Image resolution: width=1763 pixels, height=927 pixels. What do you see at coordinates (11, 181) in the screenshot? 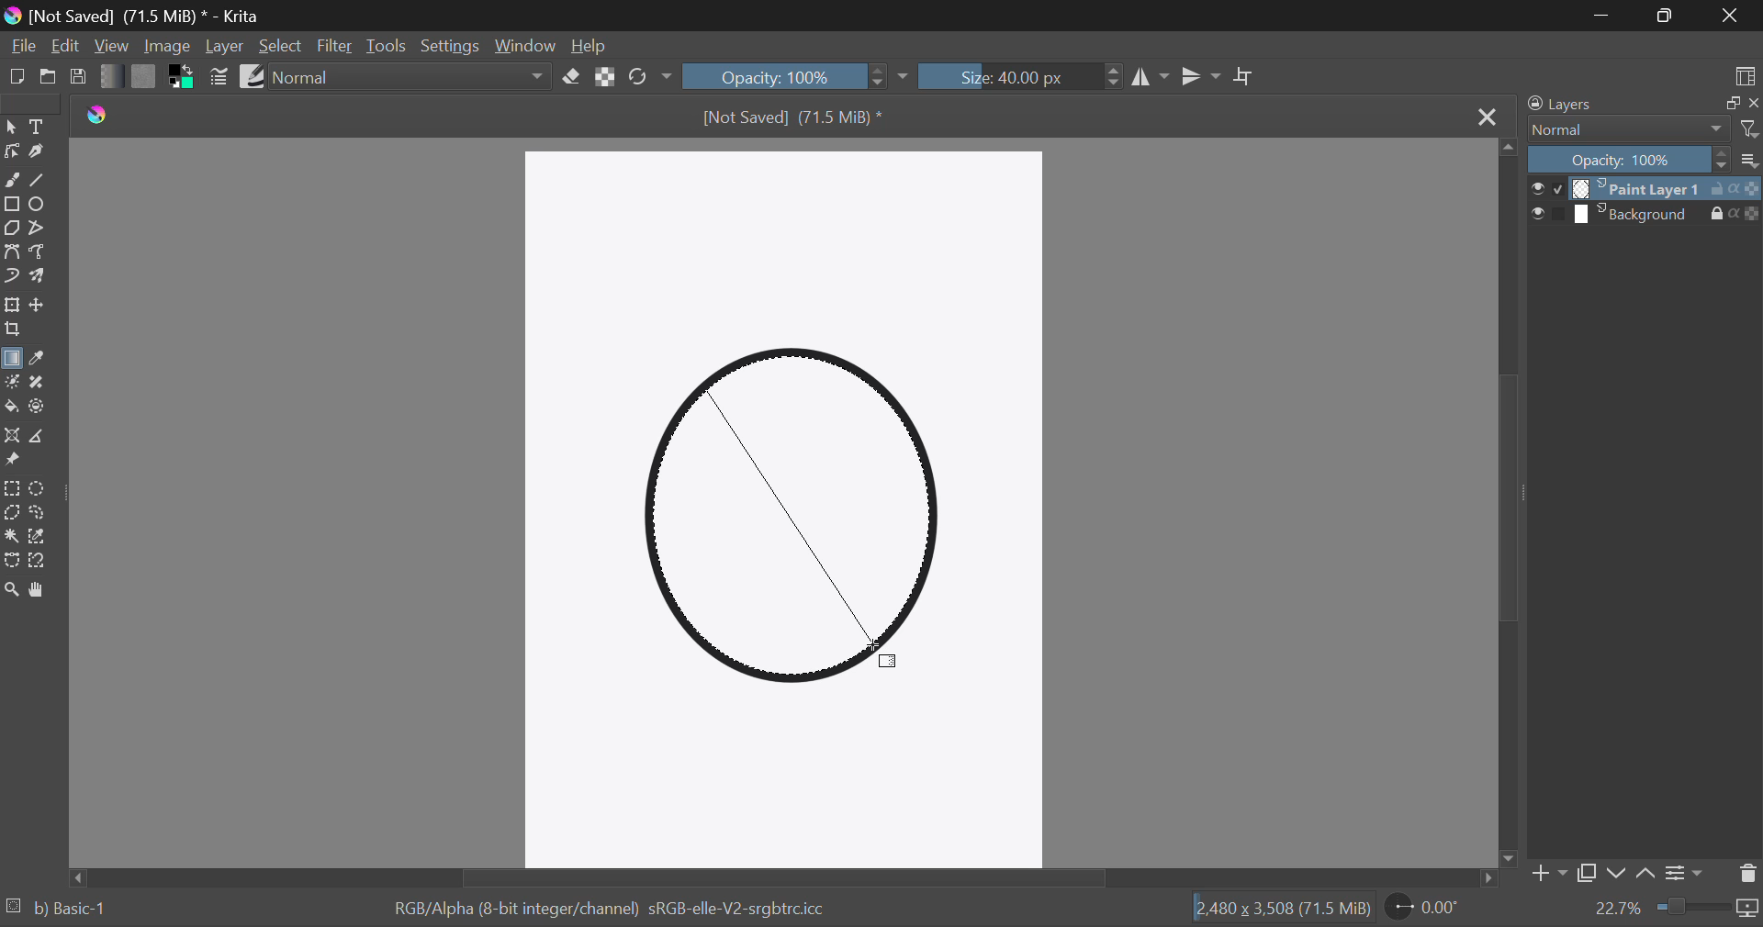
I see `Freehand` at bounding box center [11, 181].